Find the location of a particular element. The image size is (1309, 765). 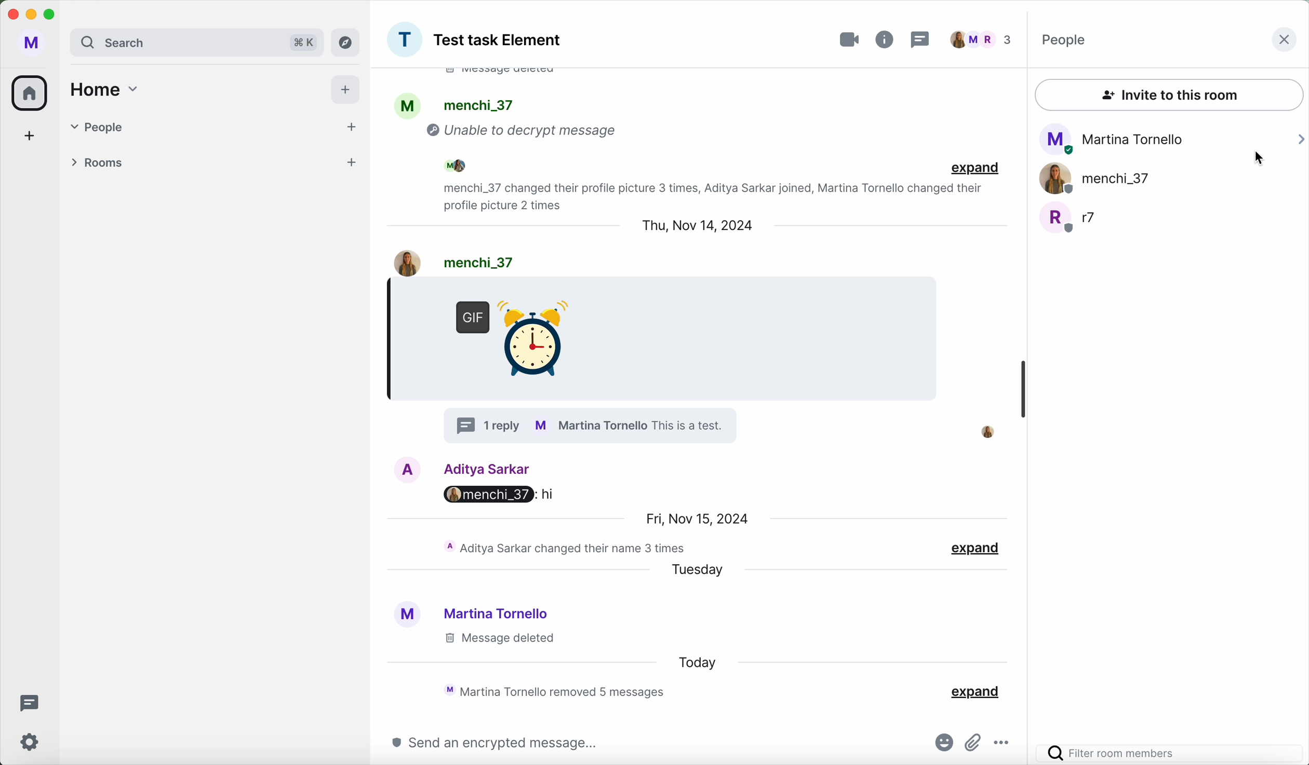

people is located at coordinates (1067, 40).